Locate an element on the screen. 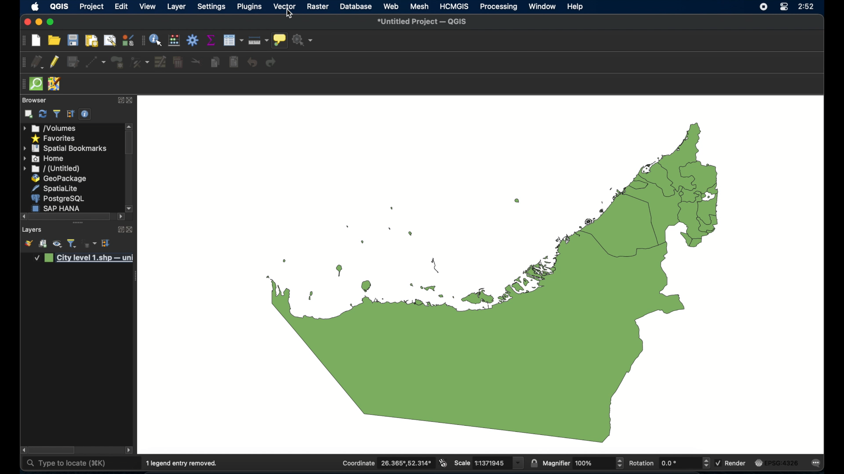 The height and width of the screenshot is (474, 844). HCMGIS is located at coordinates (455, 6).